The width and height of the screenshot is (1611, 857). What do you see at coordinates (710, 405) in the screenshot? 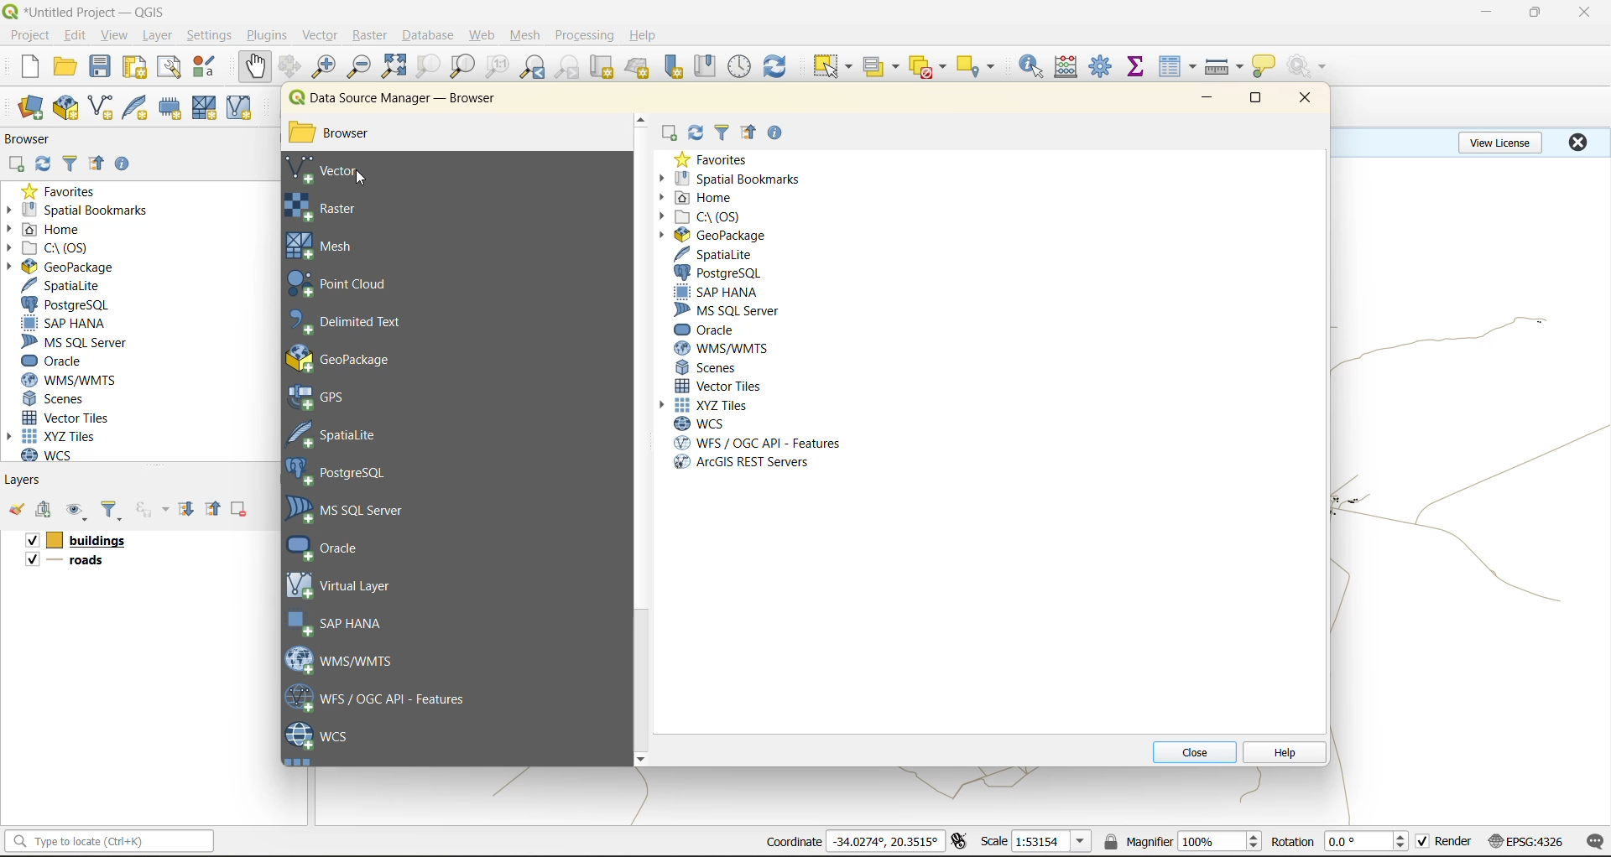
I see `xyz tiles` at bounding box center [710, 405].